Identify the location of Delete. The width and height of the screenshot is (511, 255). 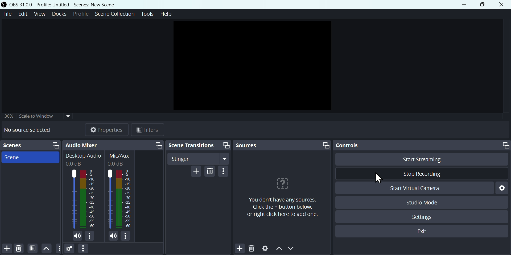
(211, 172).